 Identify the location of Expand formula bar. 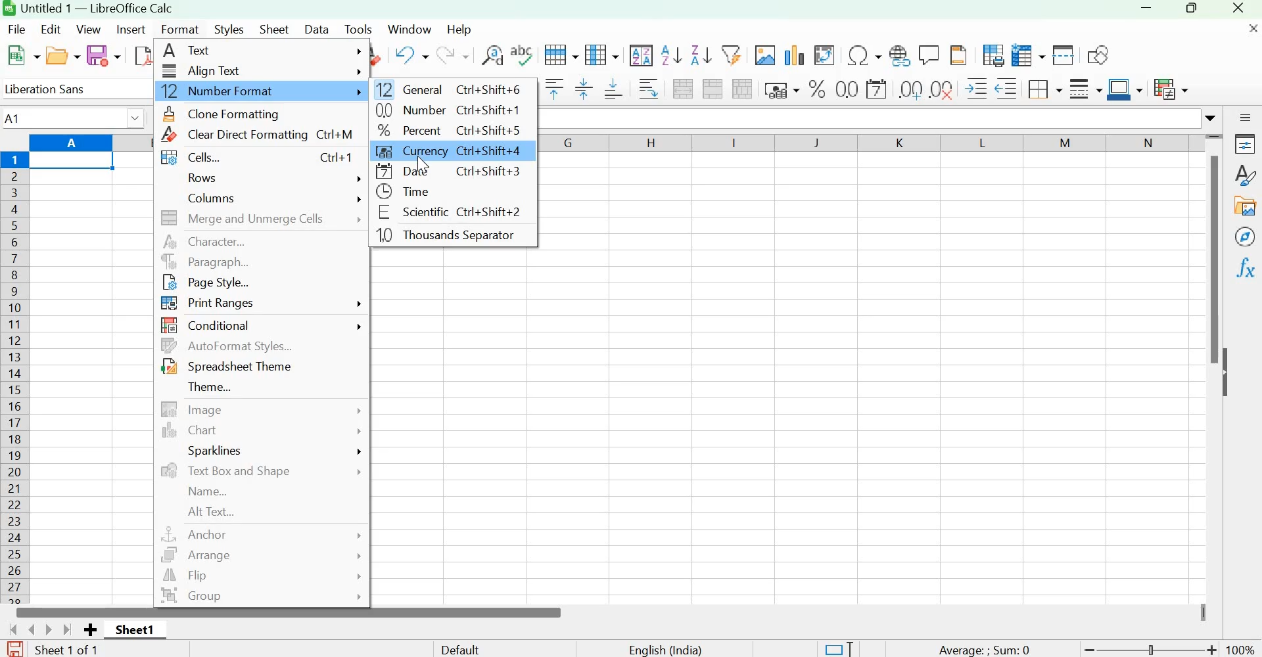
(1213, 118).